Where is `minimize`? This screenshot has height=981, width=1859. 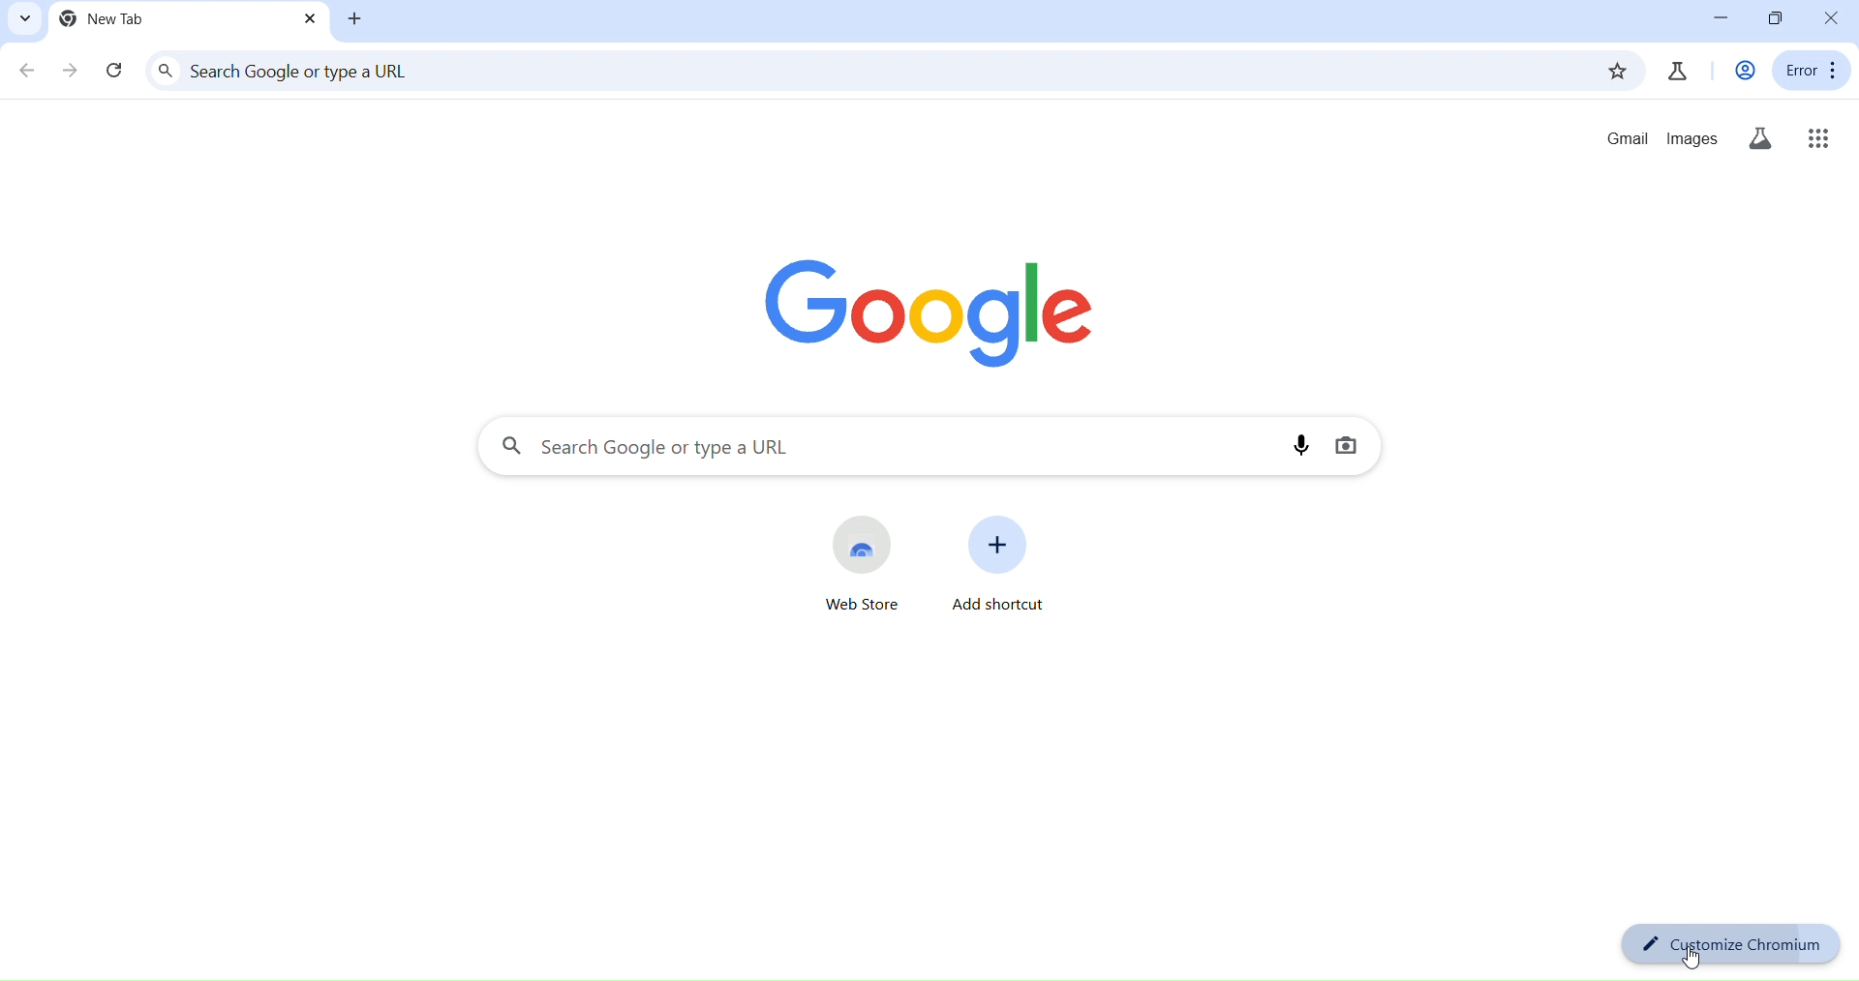
minimize is located at coordinates (1721, 19).